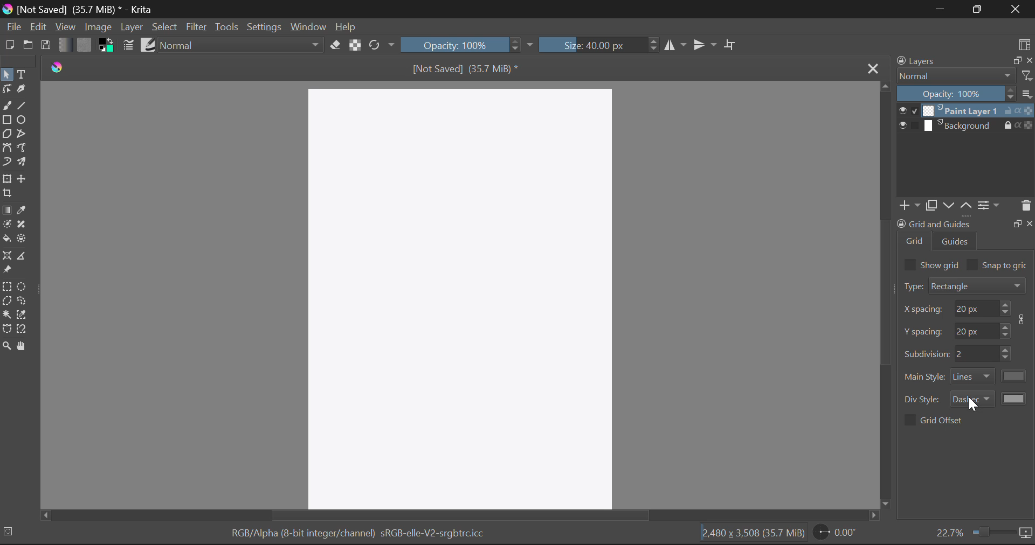 The image size is (1035, 545). Describe the element at coordinates (1026, 533) in the screenshot. I see `icon` at that location.